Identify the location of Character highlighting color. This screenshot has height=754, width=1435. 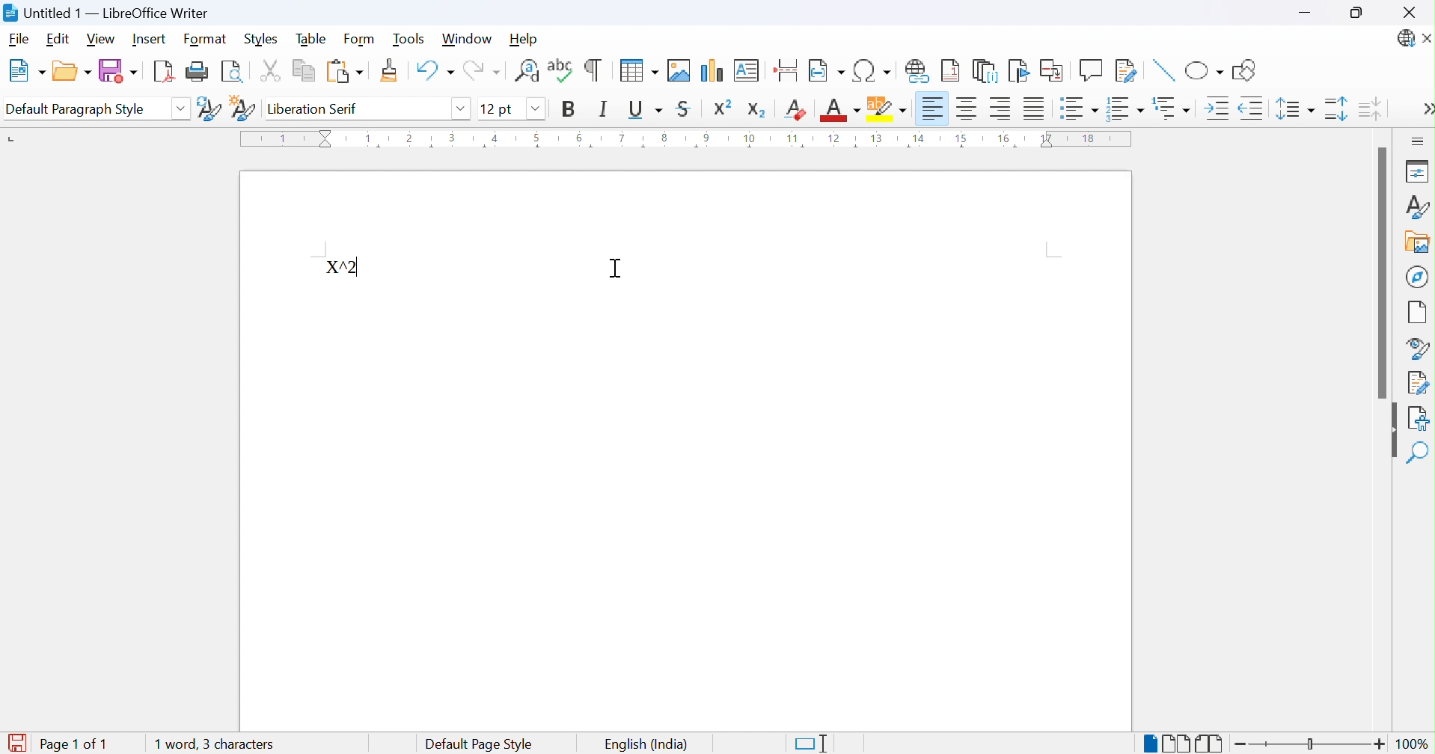
(888, 110).